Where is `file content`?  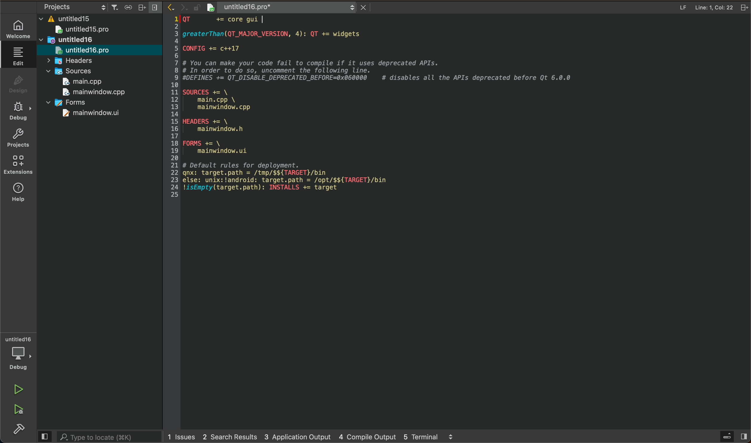
file content is located at coordinates (402, 109).